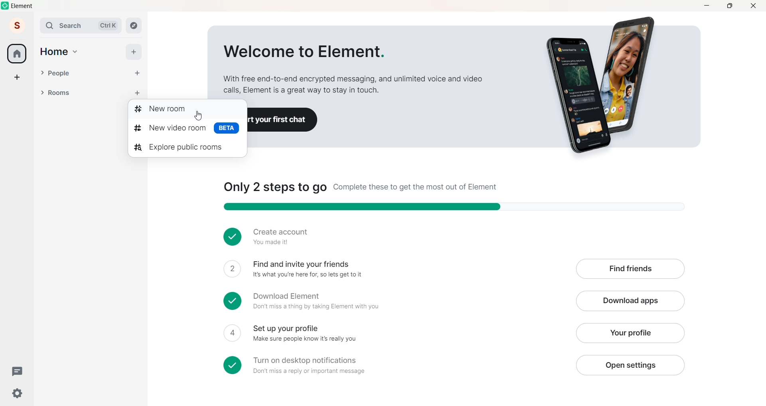 The height and width of the screenshot is (406, 766). Describe the element at coordinates (17, 25) in the screenshot. I see `Account` at that location.